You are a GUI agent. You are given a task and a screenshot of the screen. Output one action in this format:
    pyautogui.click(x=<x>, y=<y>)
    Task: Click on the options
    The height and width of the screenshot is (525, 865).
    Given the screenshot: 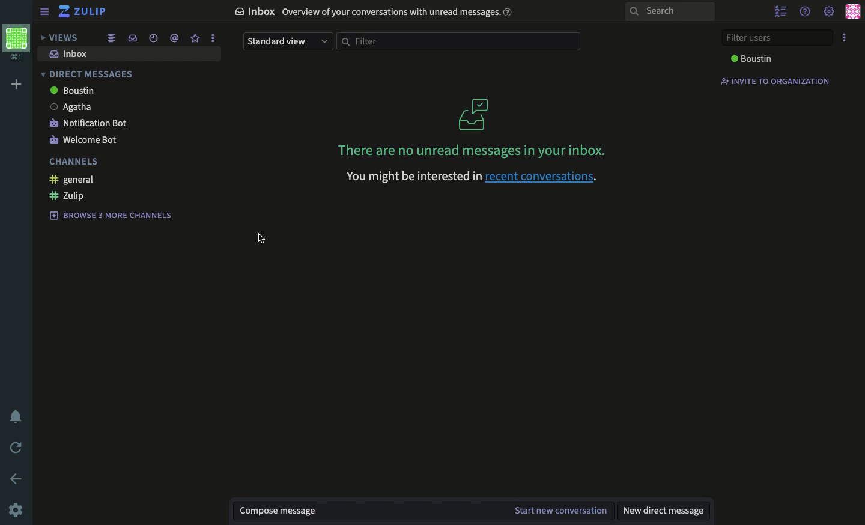 What is the action you would take?
    pyautogui.click(x=846, y=38)
    